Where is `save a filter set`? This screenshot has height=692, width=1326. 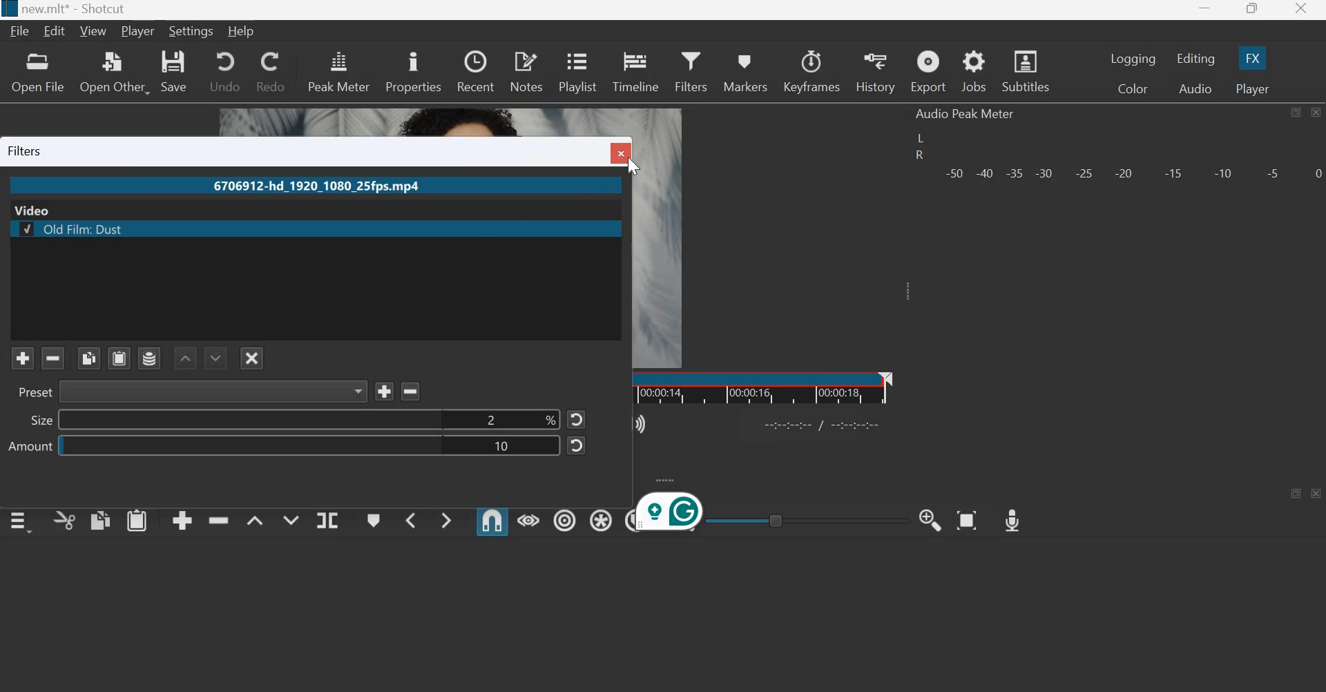 save a filter set is located at coordinates (148, 358).